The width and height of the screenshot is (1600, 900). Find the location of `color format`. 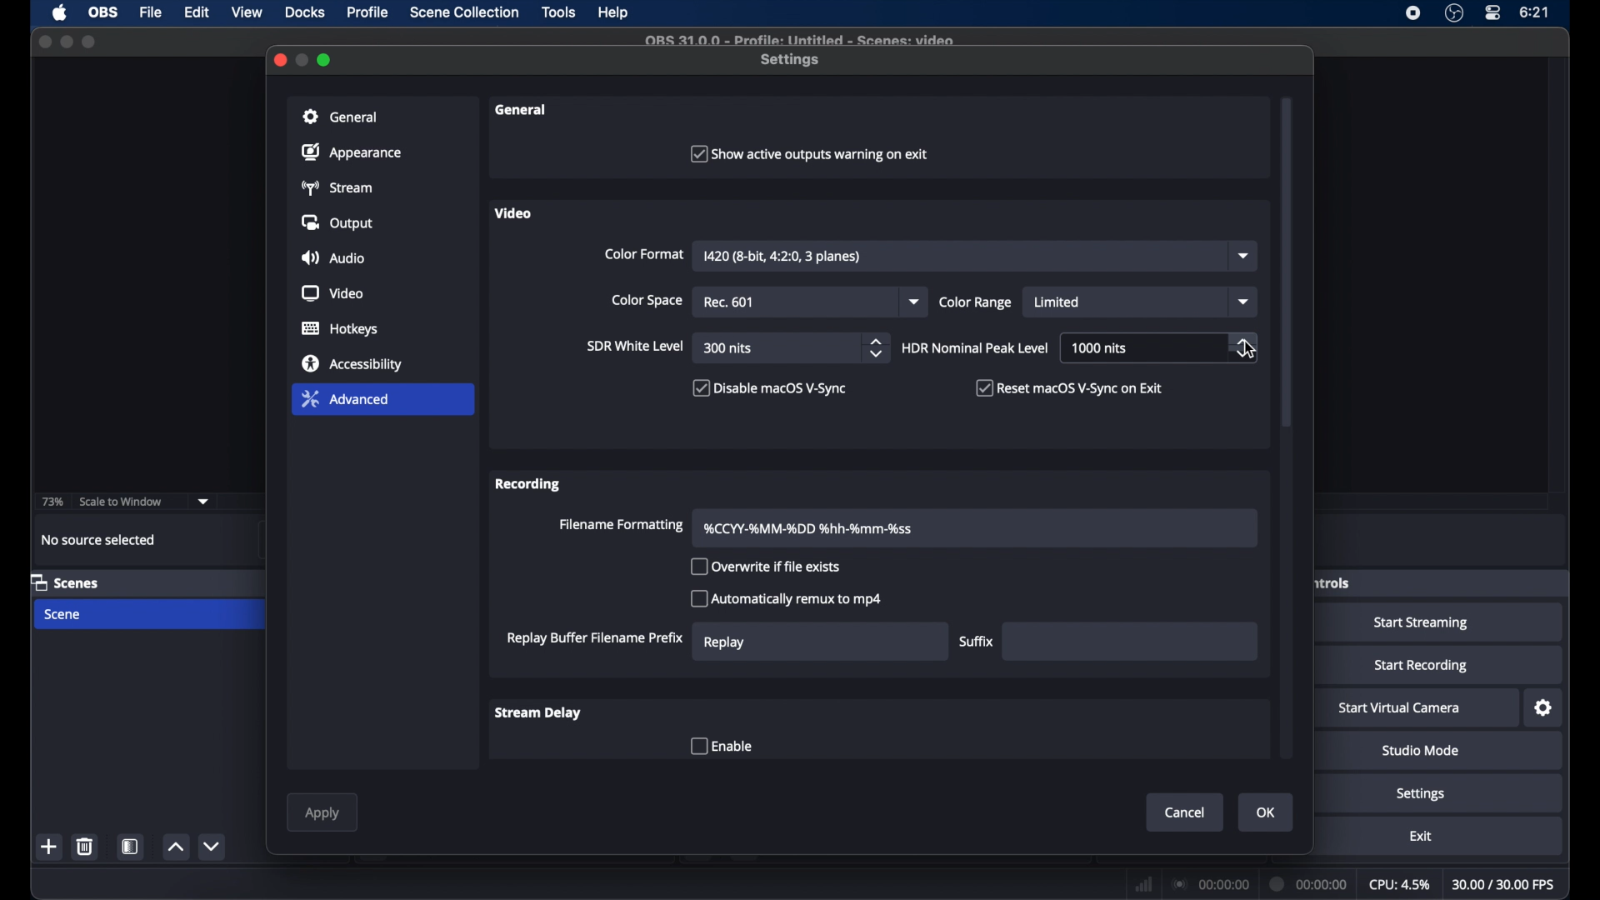

color format is located at coordinates (644, 254).